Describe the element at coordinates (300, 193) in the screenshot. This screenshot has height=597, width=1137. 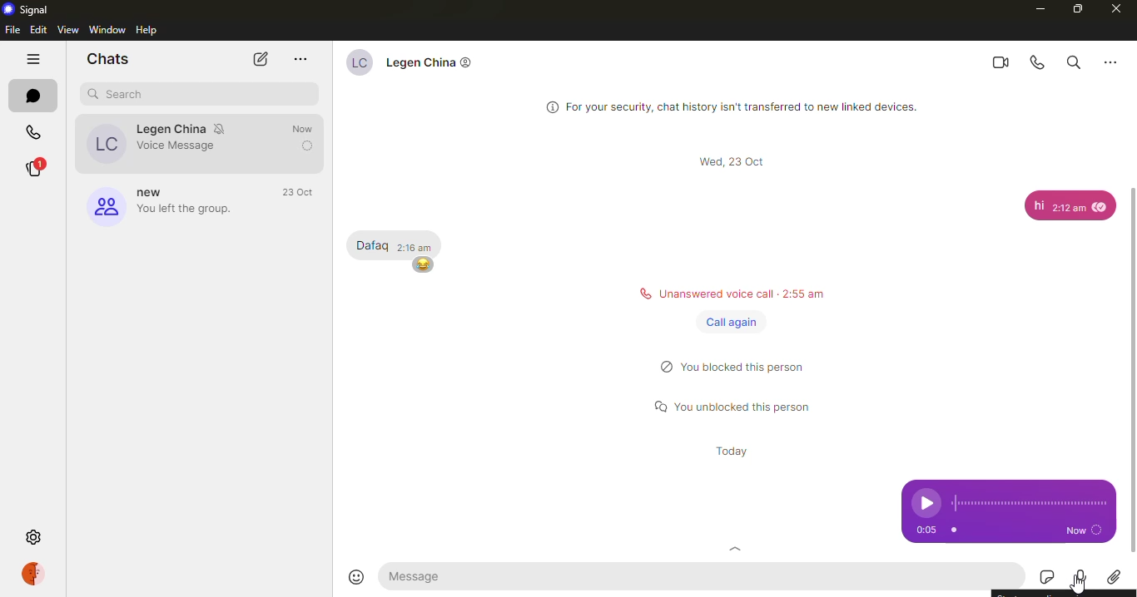
I see `time` at that location.